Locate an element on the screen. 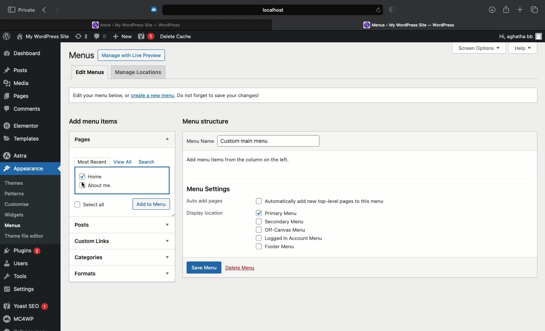 This screenshot has height=331, width=545. Add menu items is located at coordinates (97, 122).